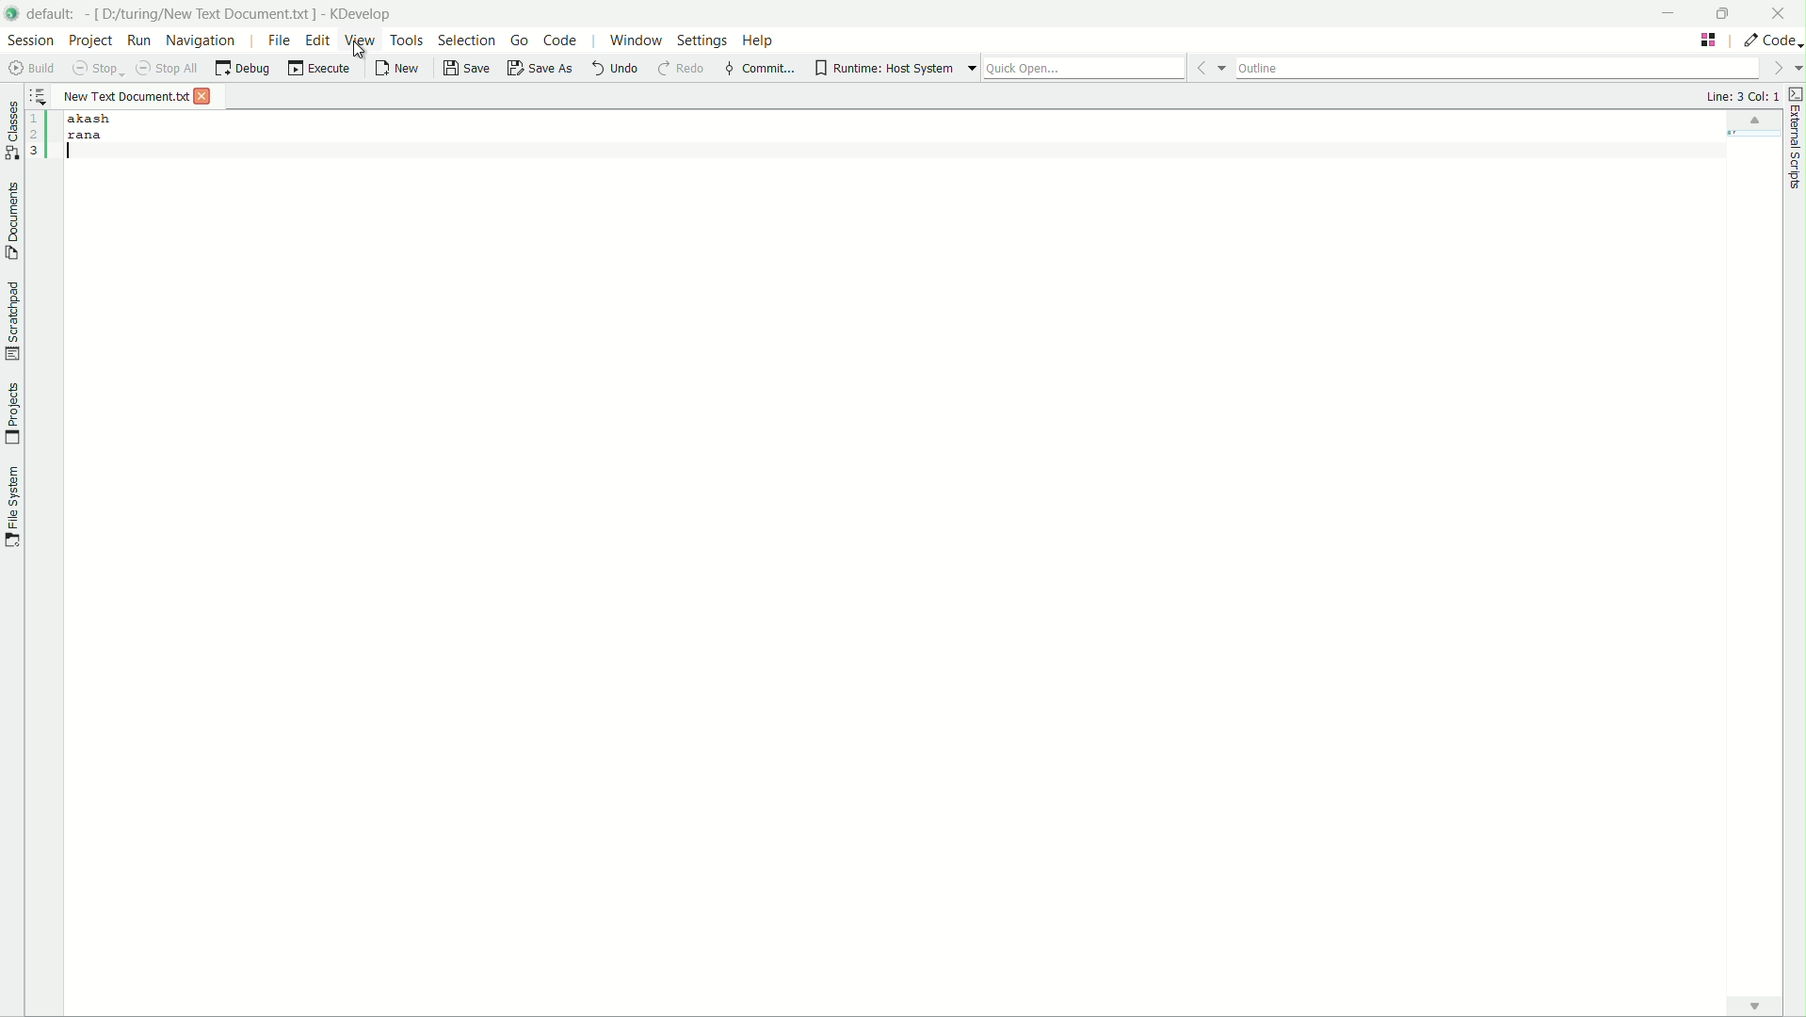  What do you see at coordinates (13, 322) in the screenshot?
I see `toggle scratchpad ` at bounding box center [13, 322].